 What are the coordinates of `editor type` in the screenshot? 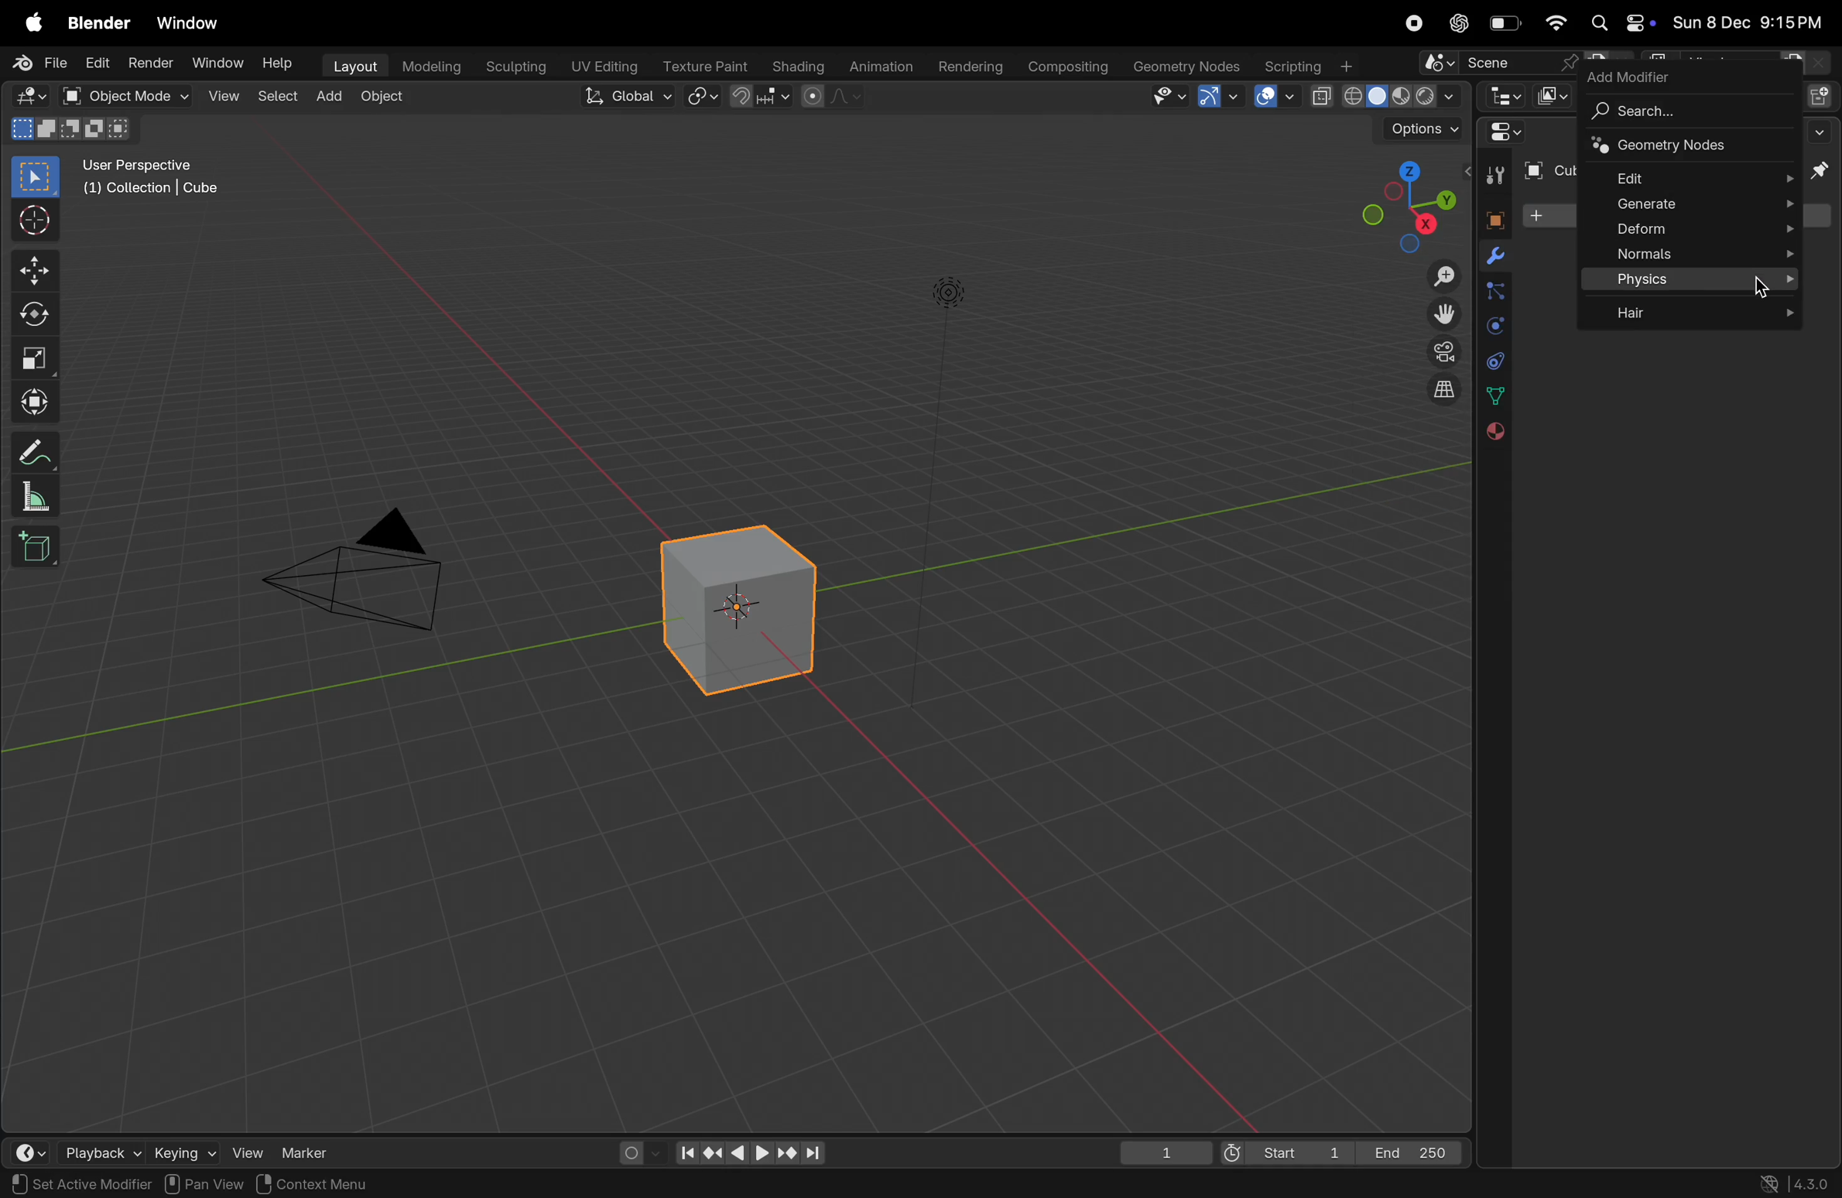 It's located at (1501, 96).